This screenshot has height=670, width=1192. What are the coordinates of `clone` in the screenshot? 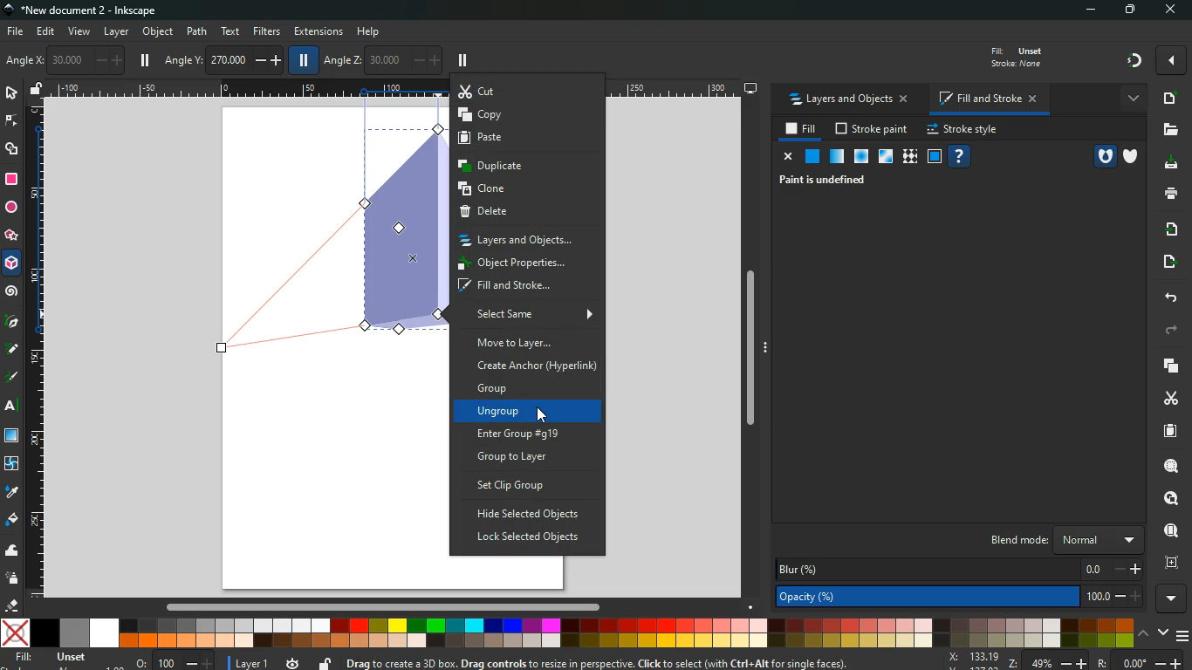 It's located at (527, 188).